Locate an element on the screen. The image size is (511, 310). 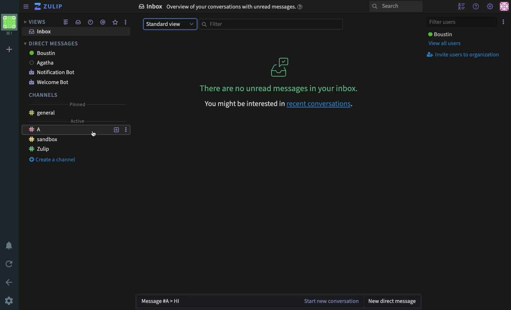
Feed is located at coordinates (66, 22).